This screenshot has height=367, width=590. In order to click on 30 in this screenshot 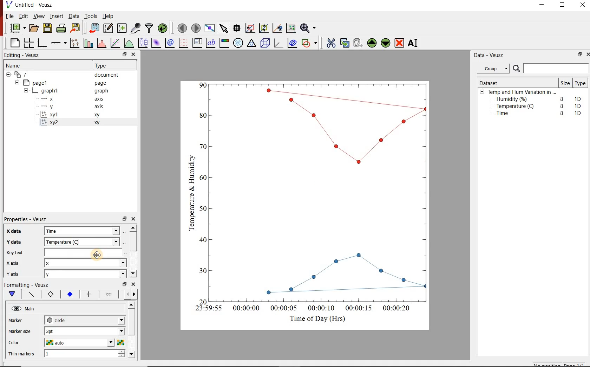, I will do `click(202, 271)`.